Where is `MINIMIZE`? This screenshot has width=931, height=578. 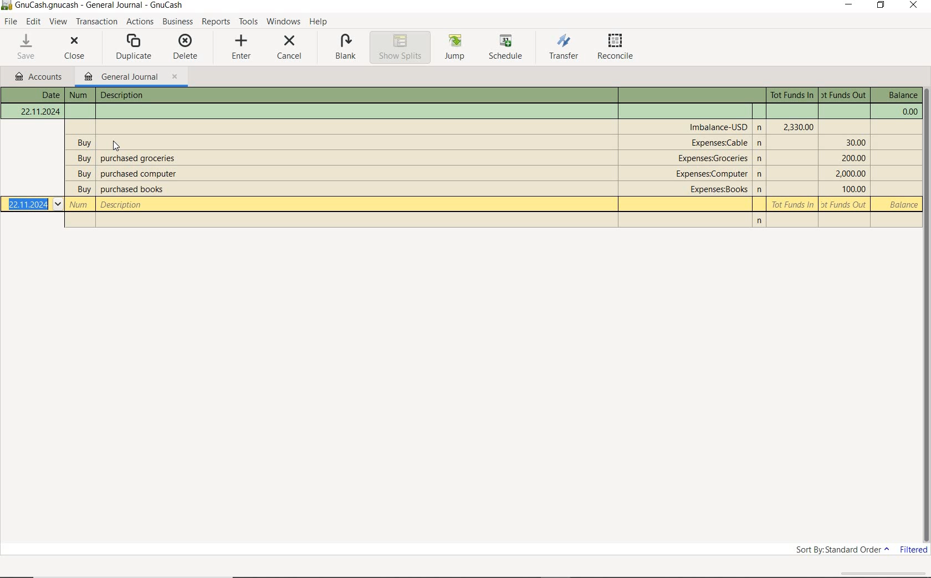
MINIMIZE is located at coordinates (848, 5).